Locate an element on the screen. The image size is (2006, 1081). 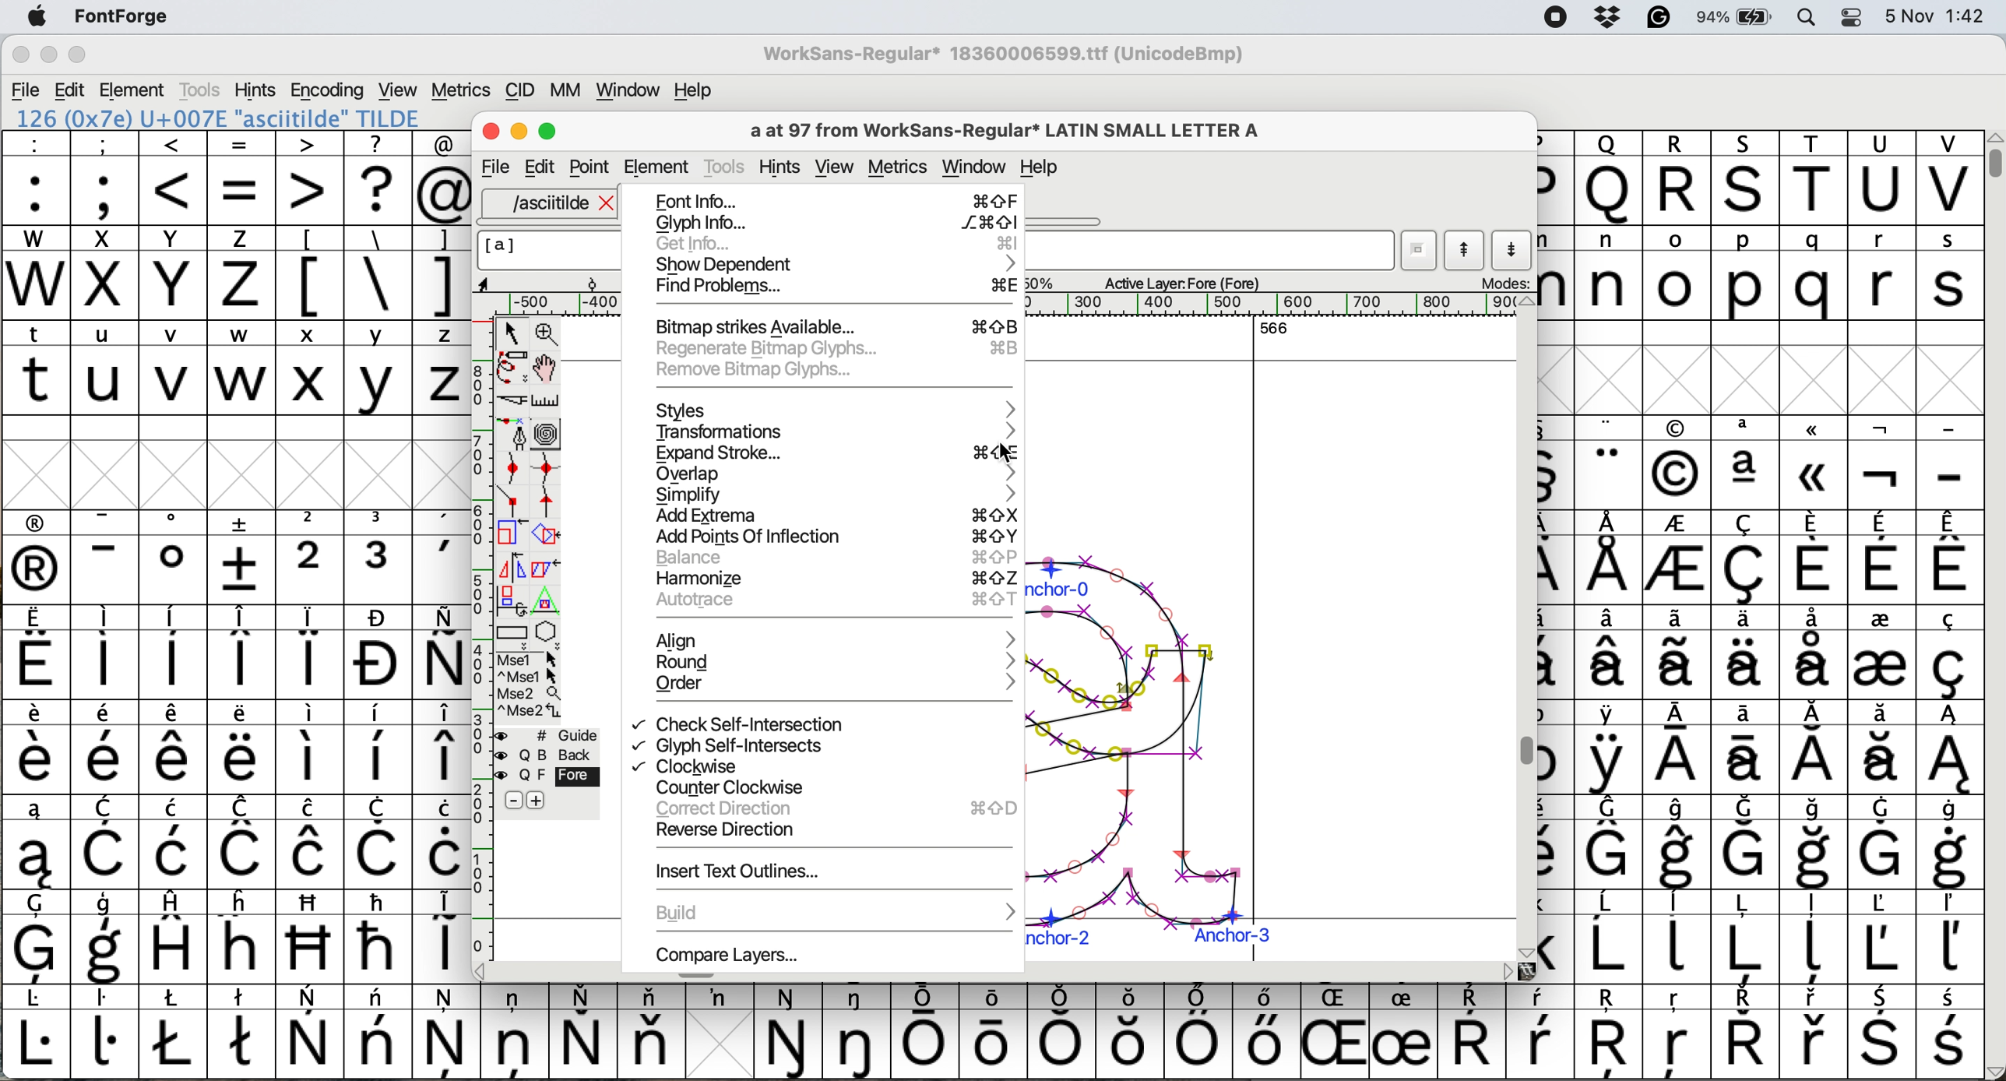
fore is located at coordinates (548, 776).